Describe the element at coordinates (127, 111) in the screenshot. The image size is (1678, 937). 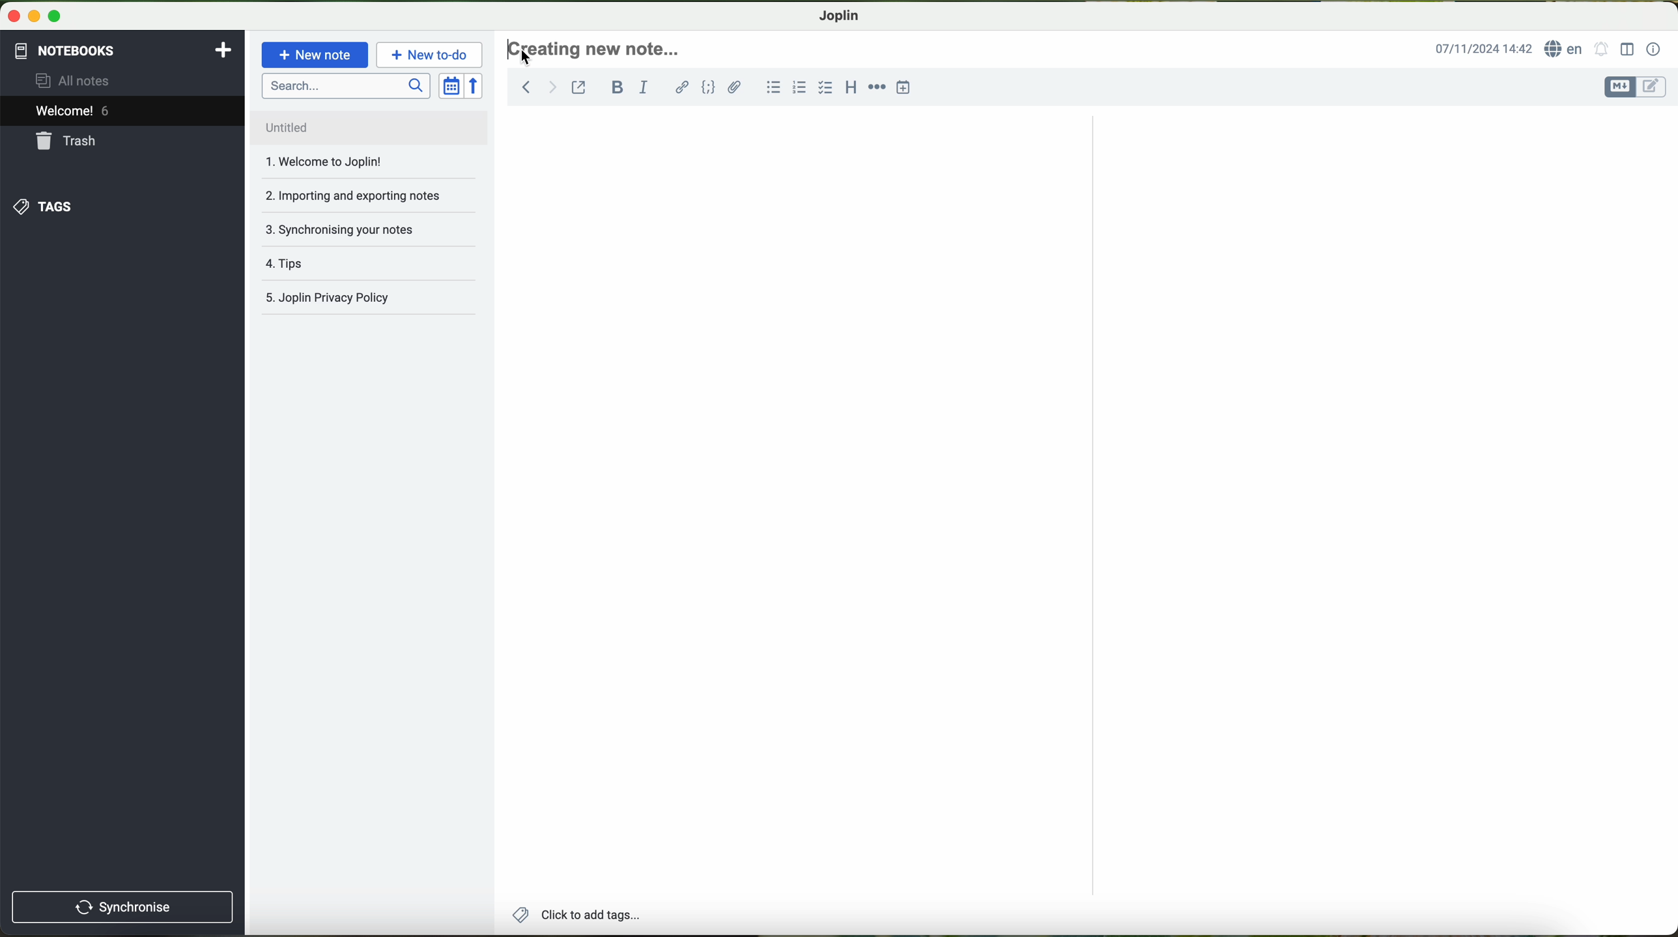
I see `welcome 6` at that location.